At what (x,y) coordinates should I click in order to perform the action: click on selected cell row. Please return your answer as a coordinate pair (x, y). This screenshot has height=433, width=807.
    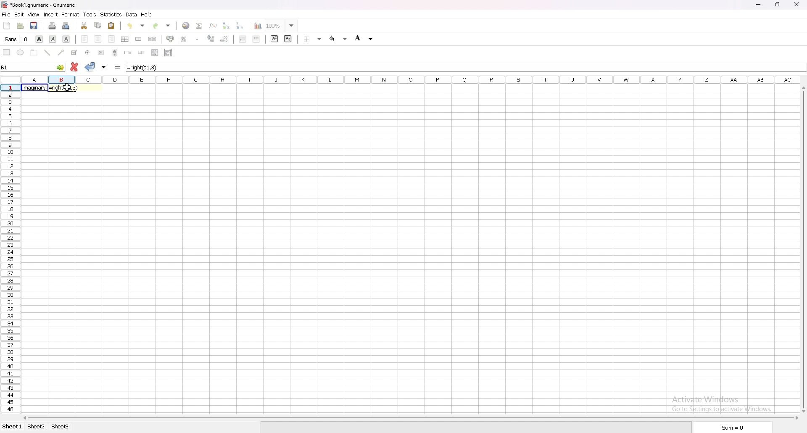
    Looking at the image, I should click on (11, 87).